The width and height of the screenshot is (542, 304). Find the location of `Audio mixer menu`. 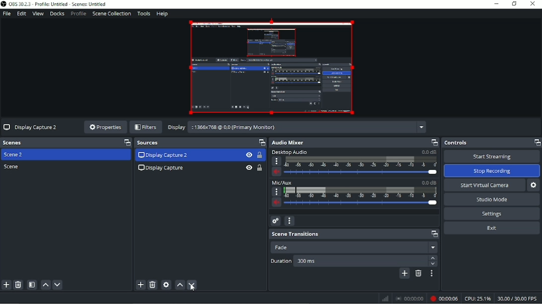

Audio mixer menu is located at coordinates (289, 220).